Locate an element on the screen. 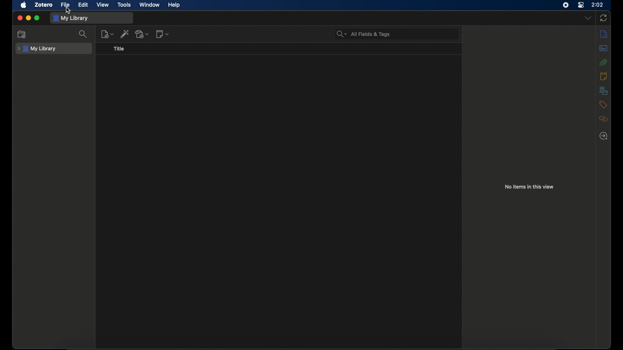  zotero is located at coordinates (43, 5).